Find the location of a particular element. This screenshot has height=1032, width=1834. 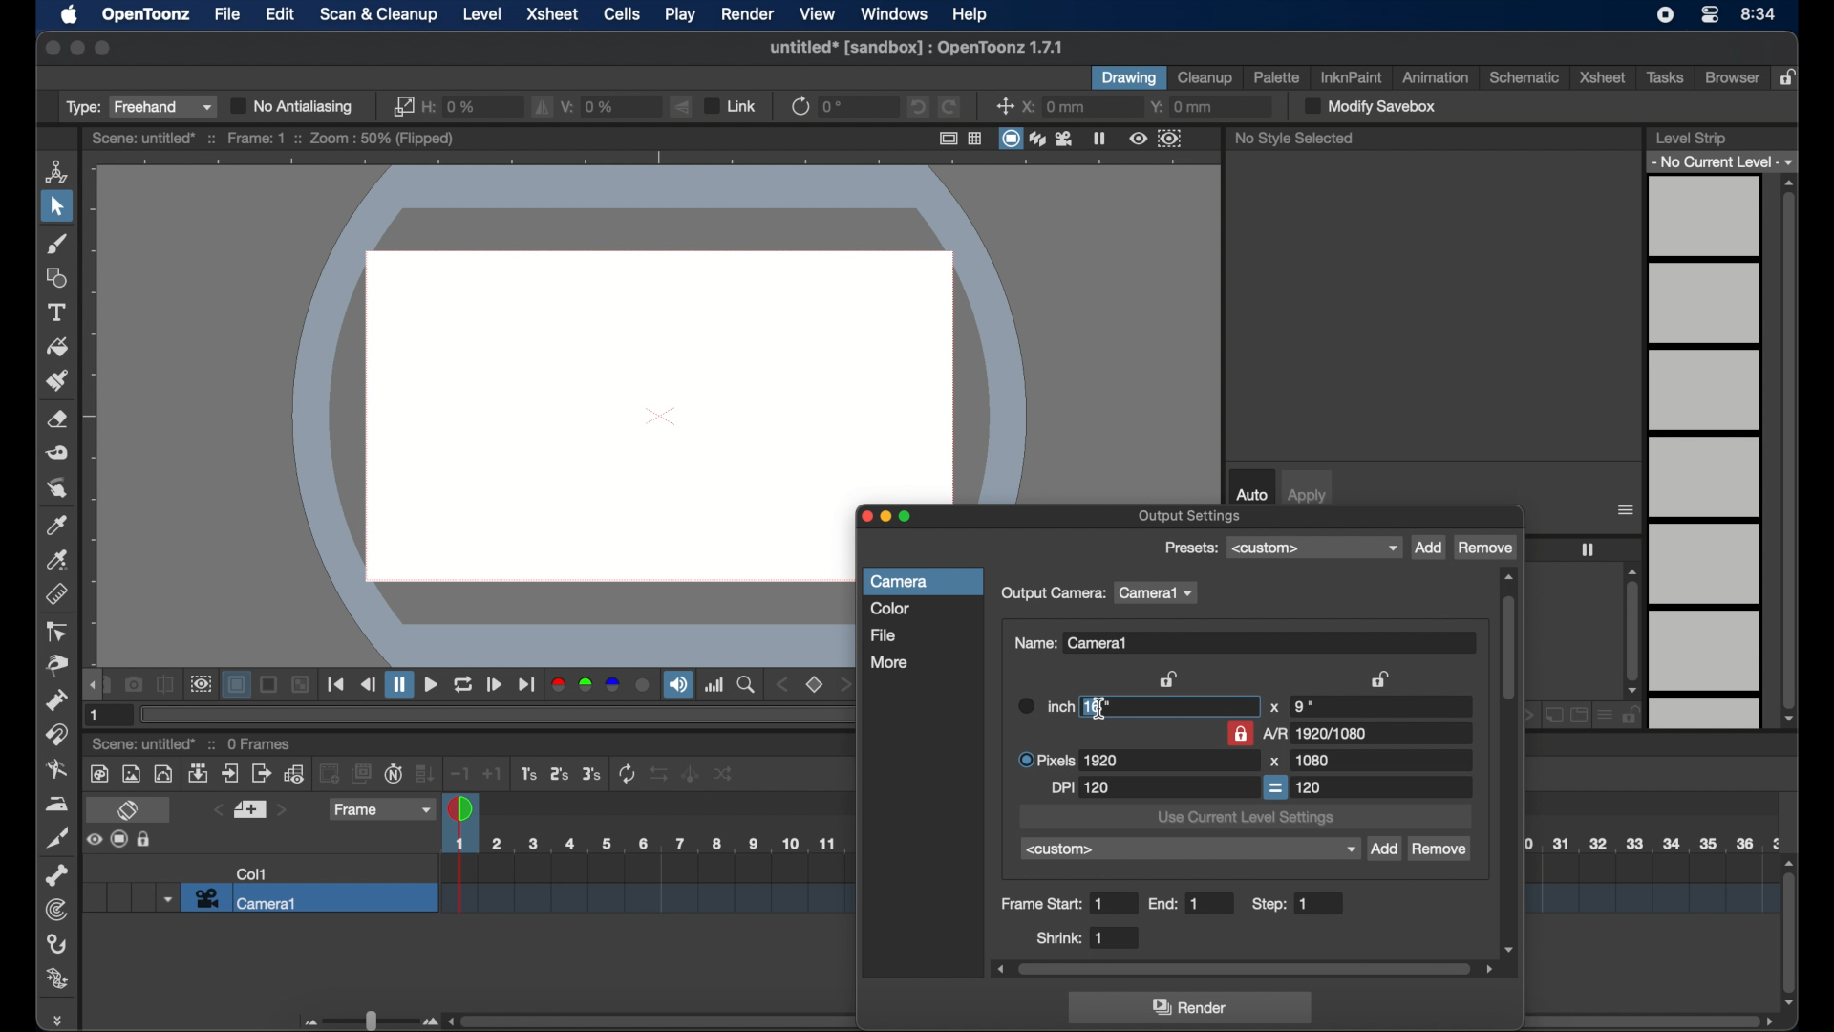

9 is located at coordinates (1302, 706).